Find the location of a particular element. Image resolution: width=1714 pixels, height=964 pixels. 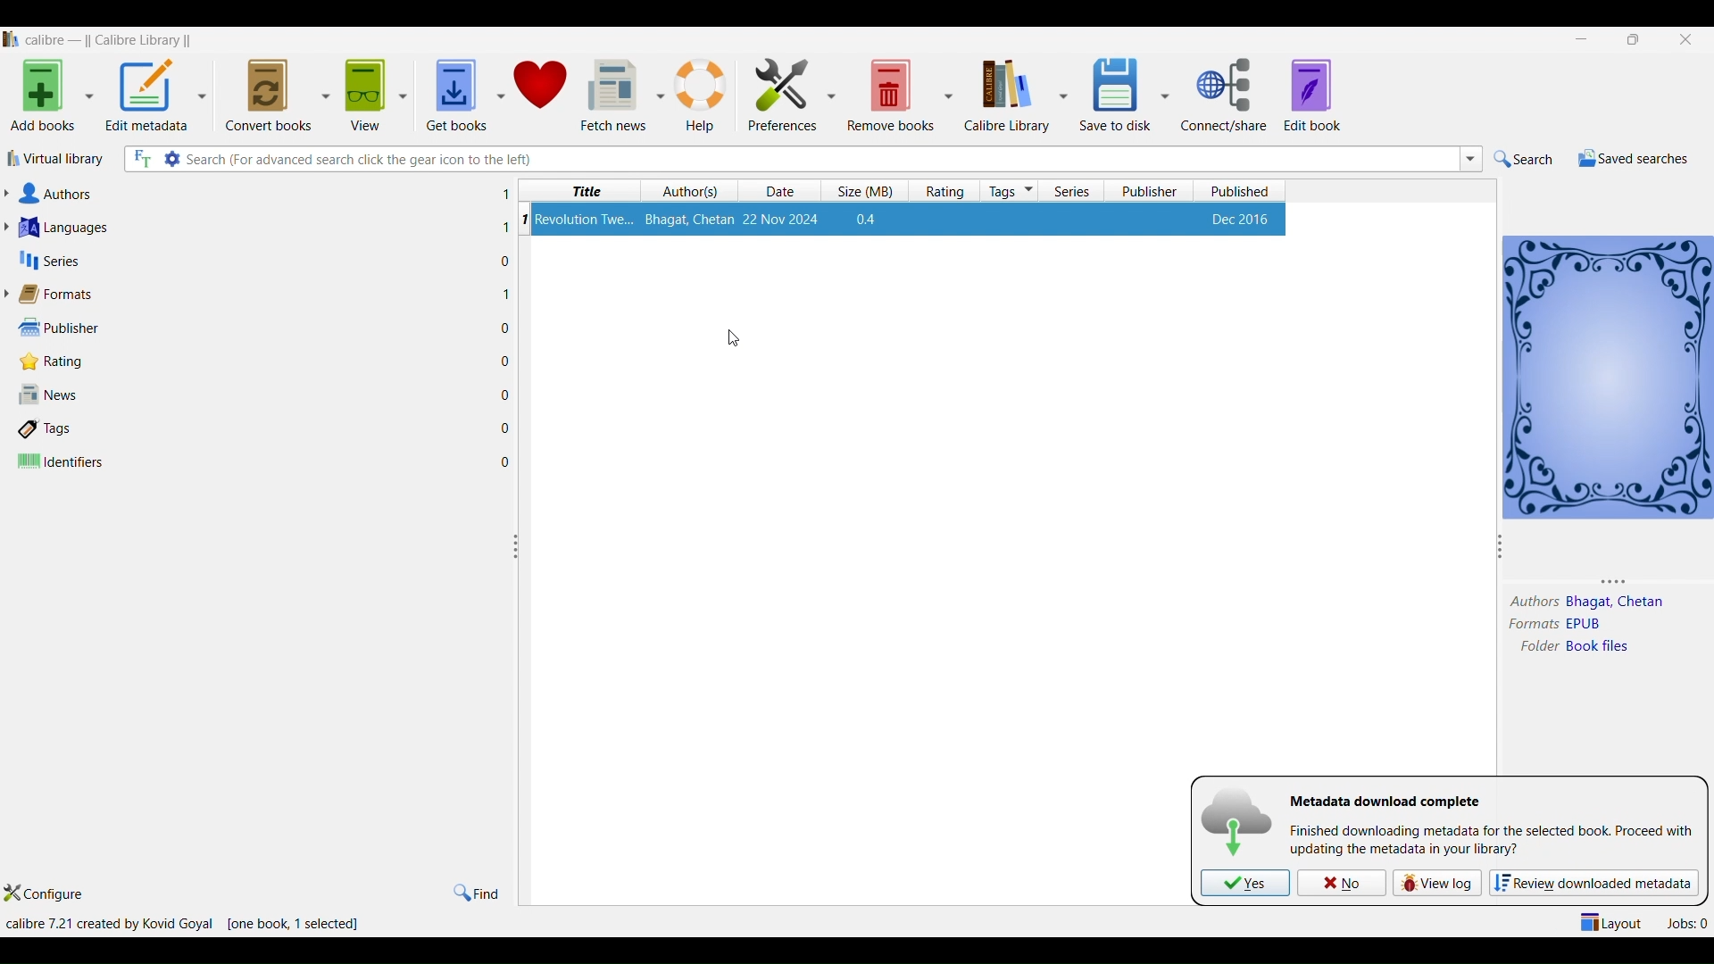

formats is located at coordinates (62, 293).